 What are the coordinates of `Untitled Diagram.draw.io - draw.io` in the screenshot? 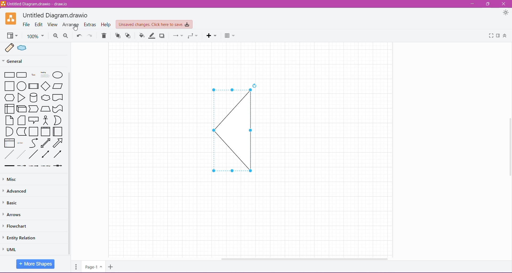 It's located at (35, 4).